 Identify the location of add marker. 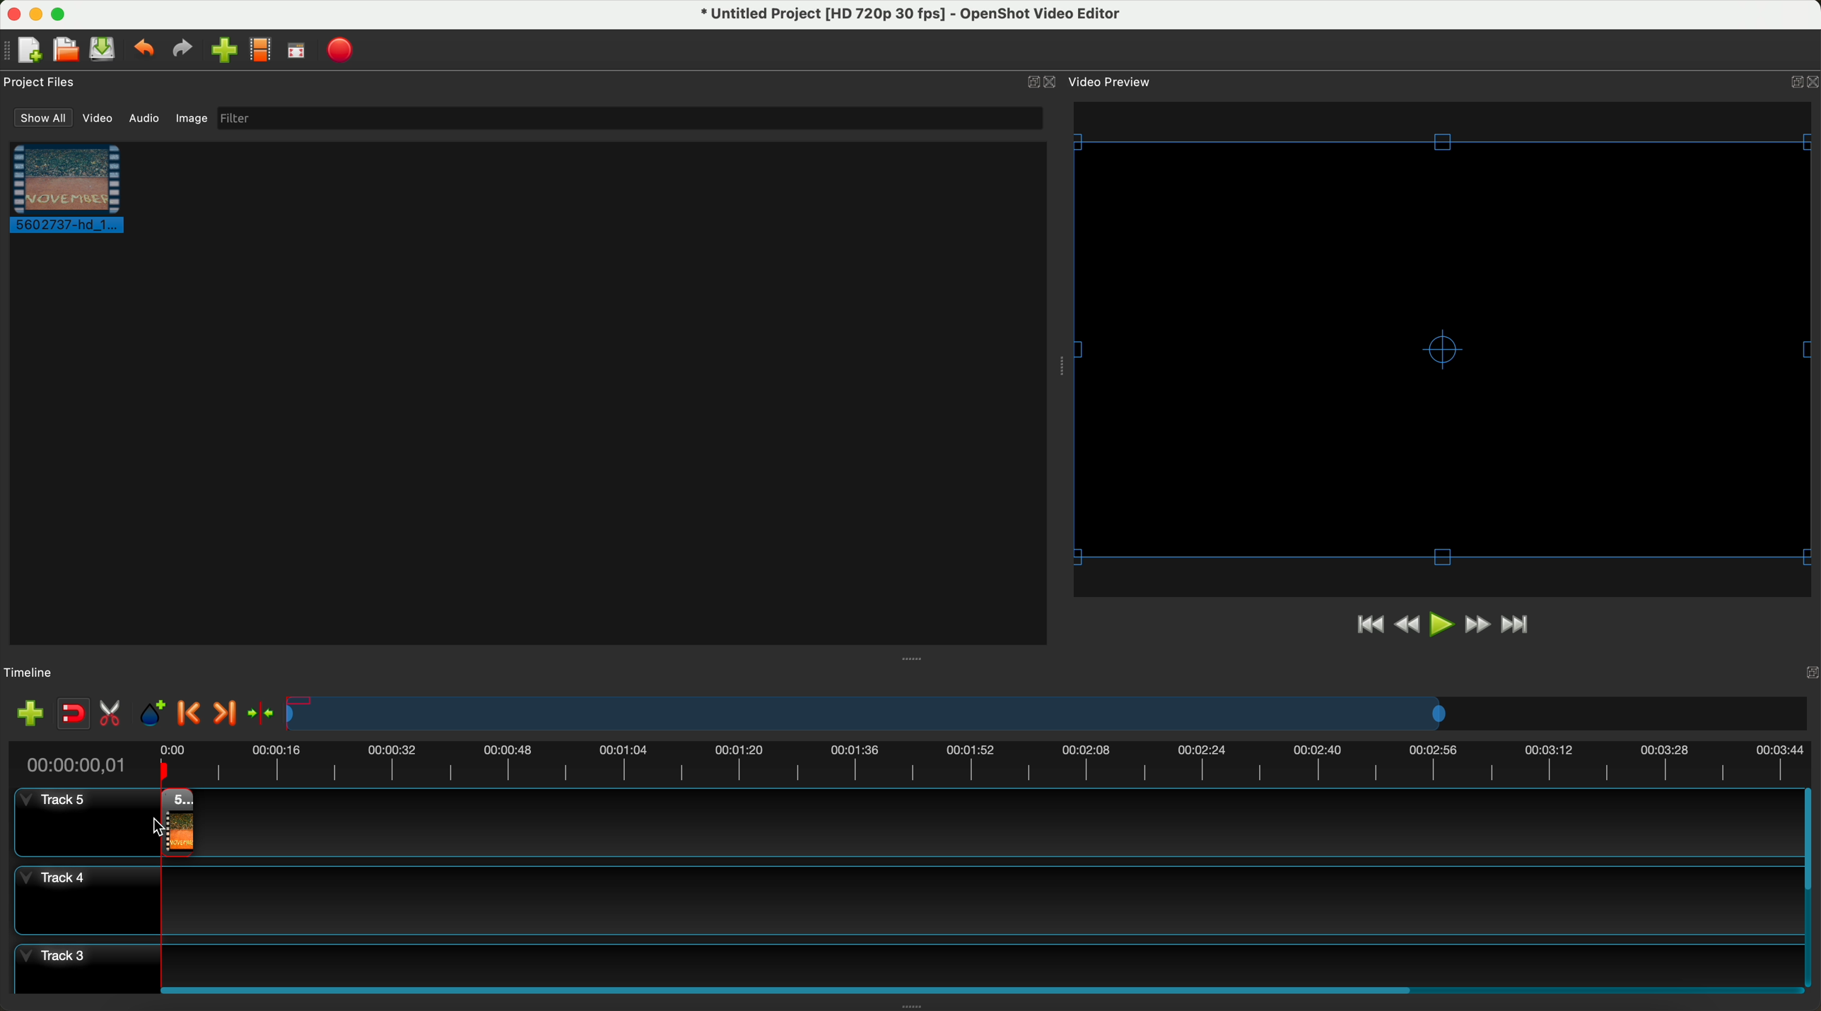
(153, 714).